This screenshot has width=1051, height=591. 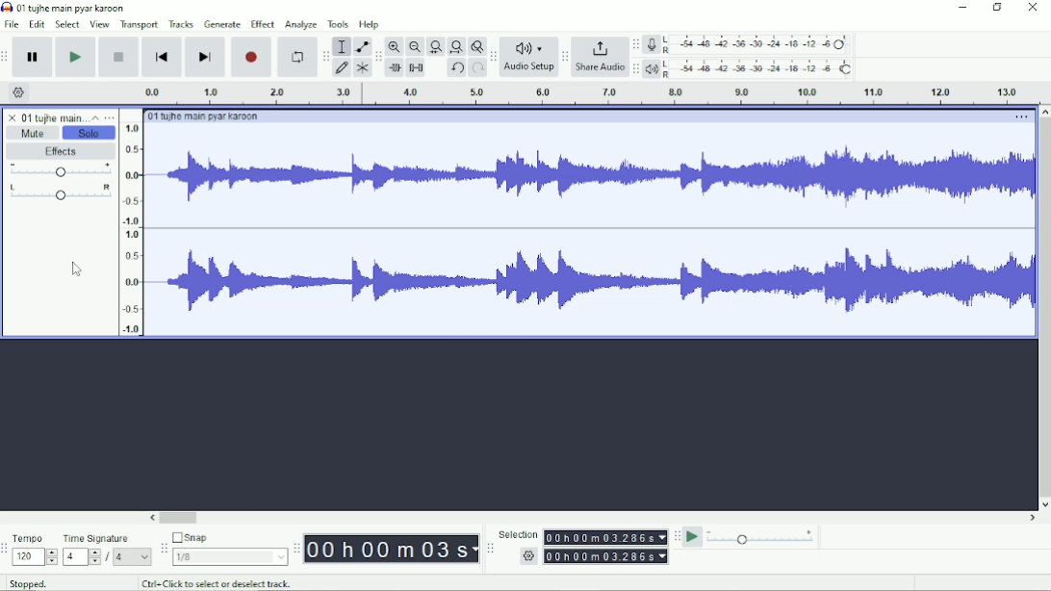 I want to click on Zoom Out, so click(x=413, y=46).